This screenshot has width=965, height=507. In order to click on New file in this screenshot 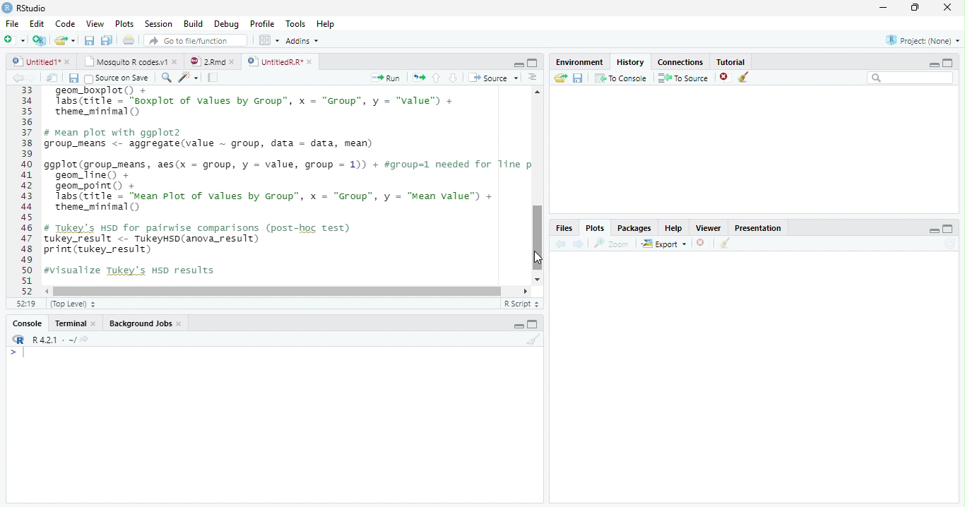, I will do `click(13, 40)`.